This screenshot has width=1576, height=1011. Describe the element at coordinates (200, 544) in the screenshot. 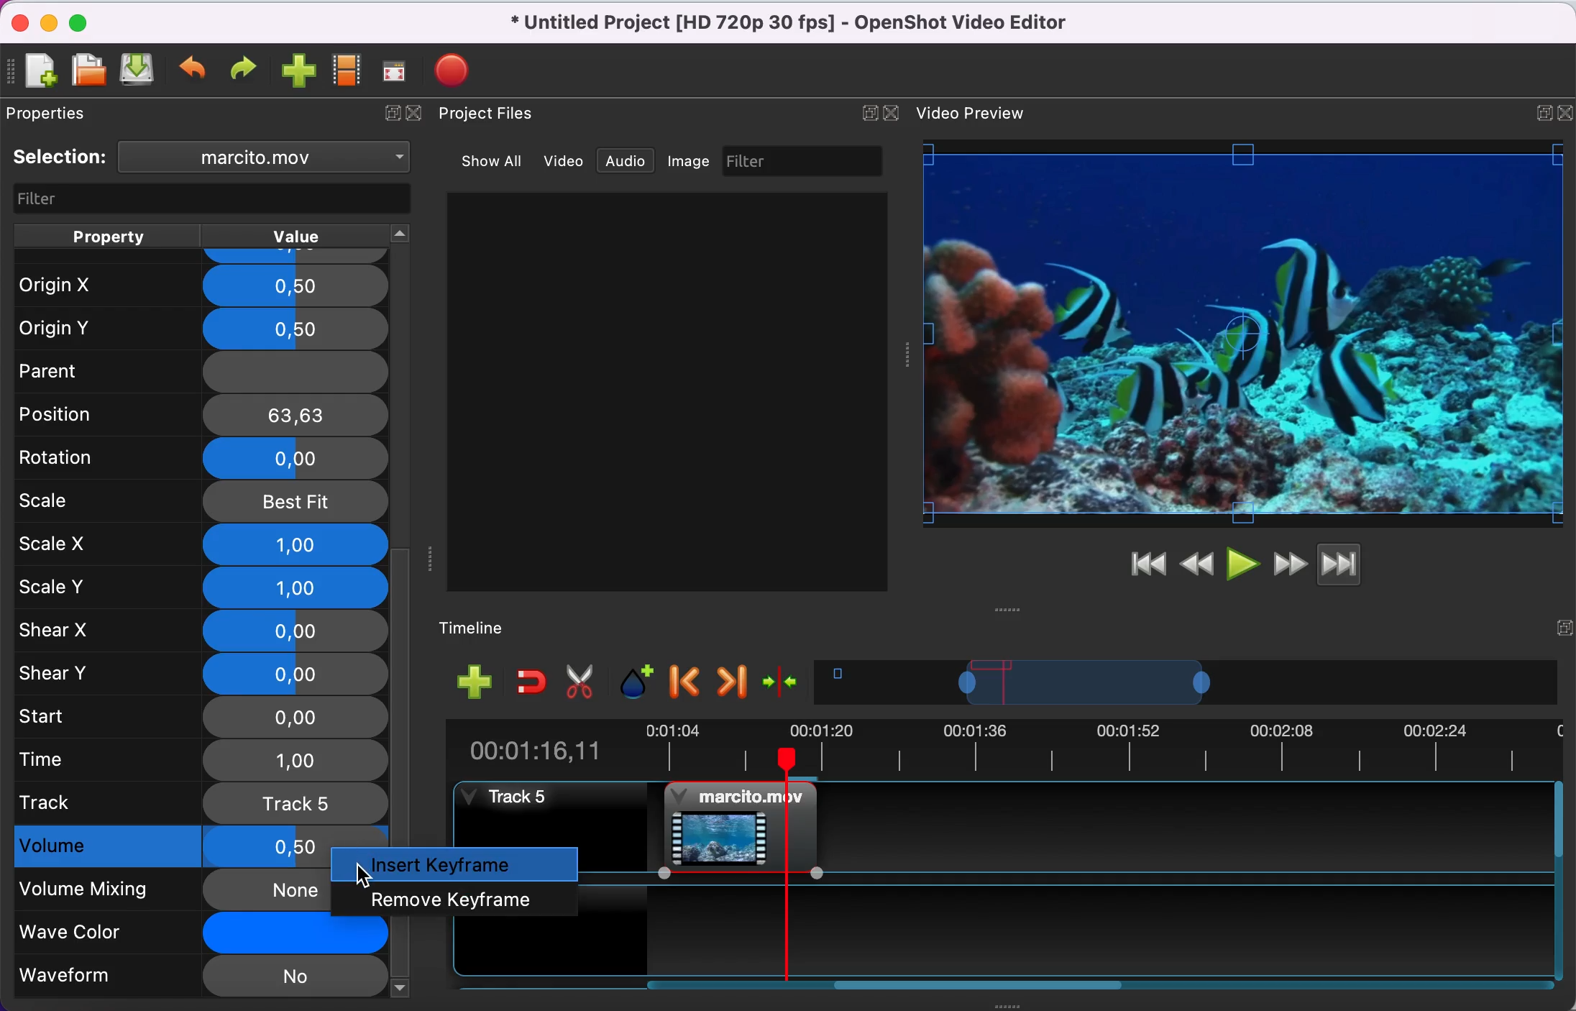

I see `scale x 1` at that location.